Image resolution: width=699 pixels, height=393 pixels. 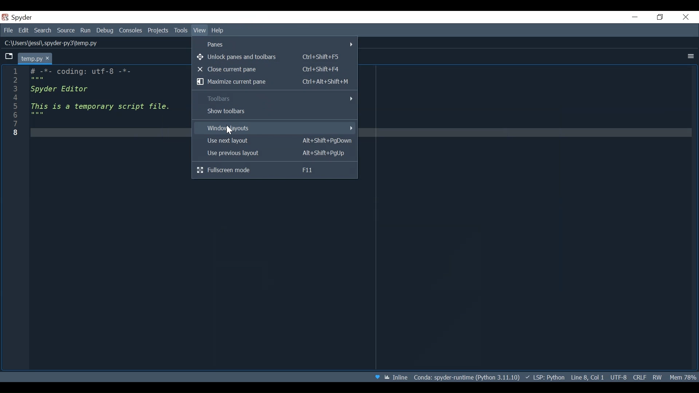 What do you see at coordinates (230, 131) in the screenshot?
I see `Cursor` at bounding box center [230, 131].